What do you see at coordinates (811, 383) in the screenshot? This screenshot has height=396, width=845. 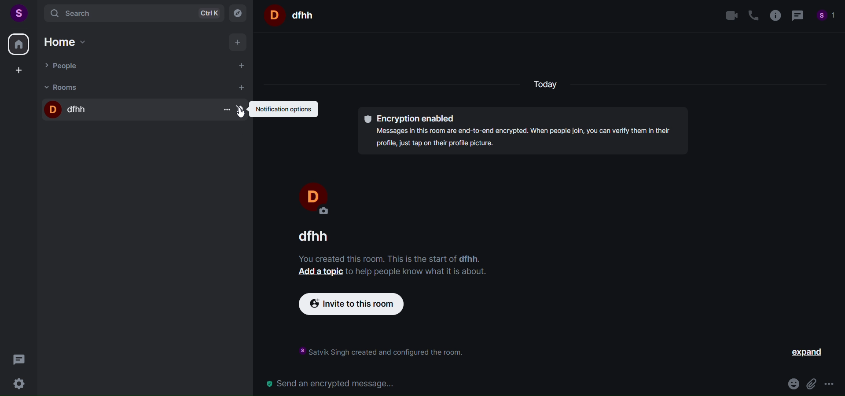 I see `attachment` at bounding box center [811, 383].